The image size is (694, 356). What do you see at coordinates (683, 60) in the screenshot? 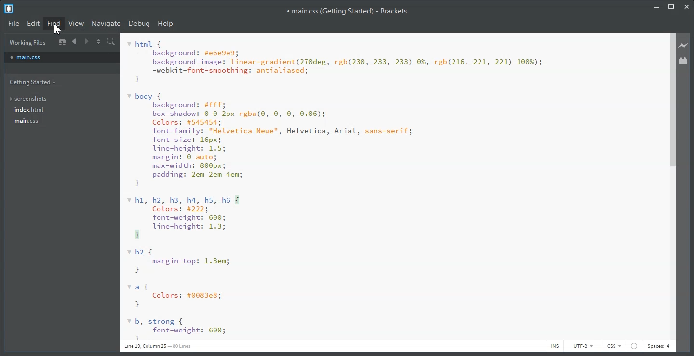
I see `Extension Manager` at bounding box center [683, 60].